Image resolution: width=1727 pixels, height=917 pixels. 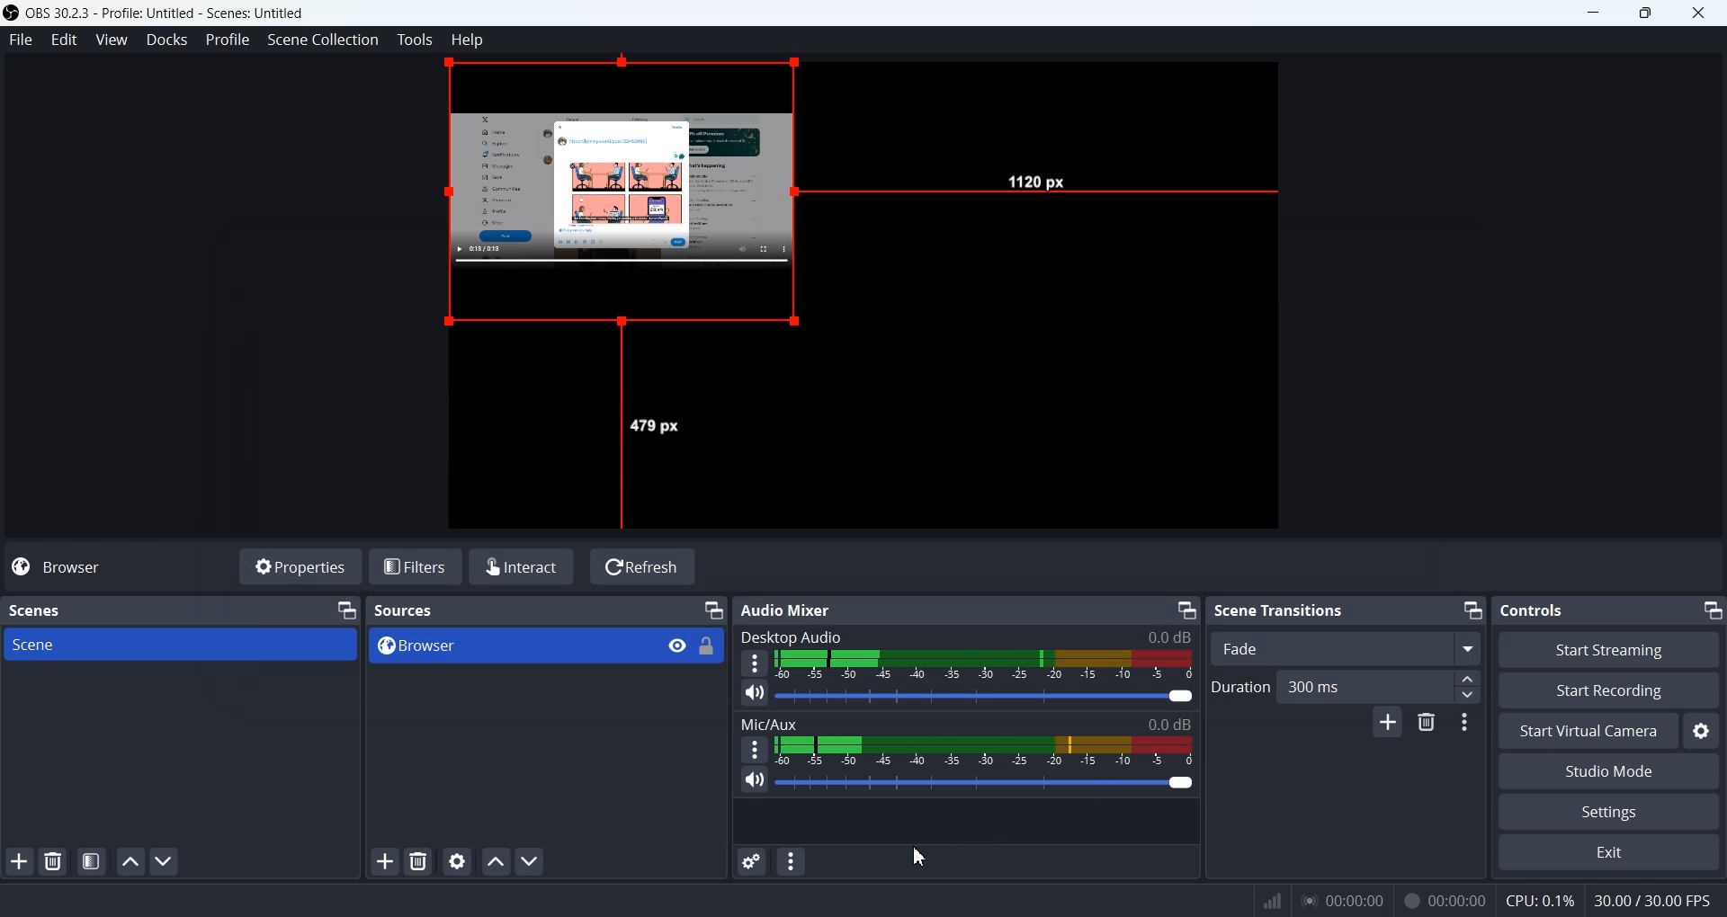 I want to click on Cursor, so click(x=921, y=857).